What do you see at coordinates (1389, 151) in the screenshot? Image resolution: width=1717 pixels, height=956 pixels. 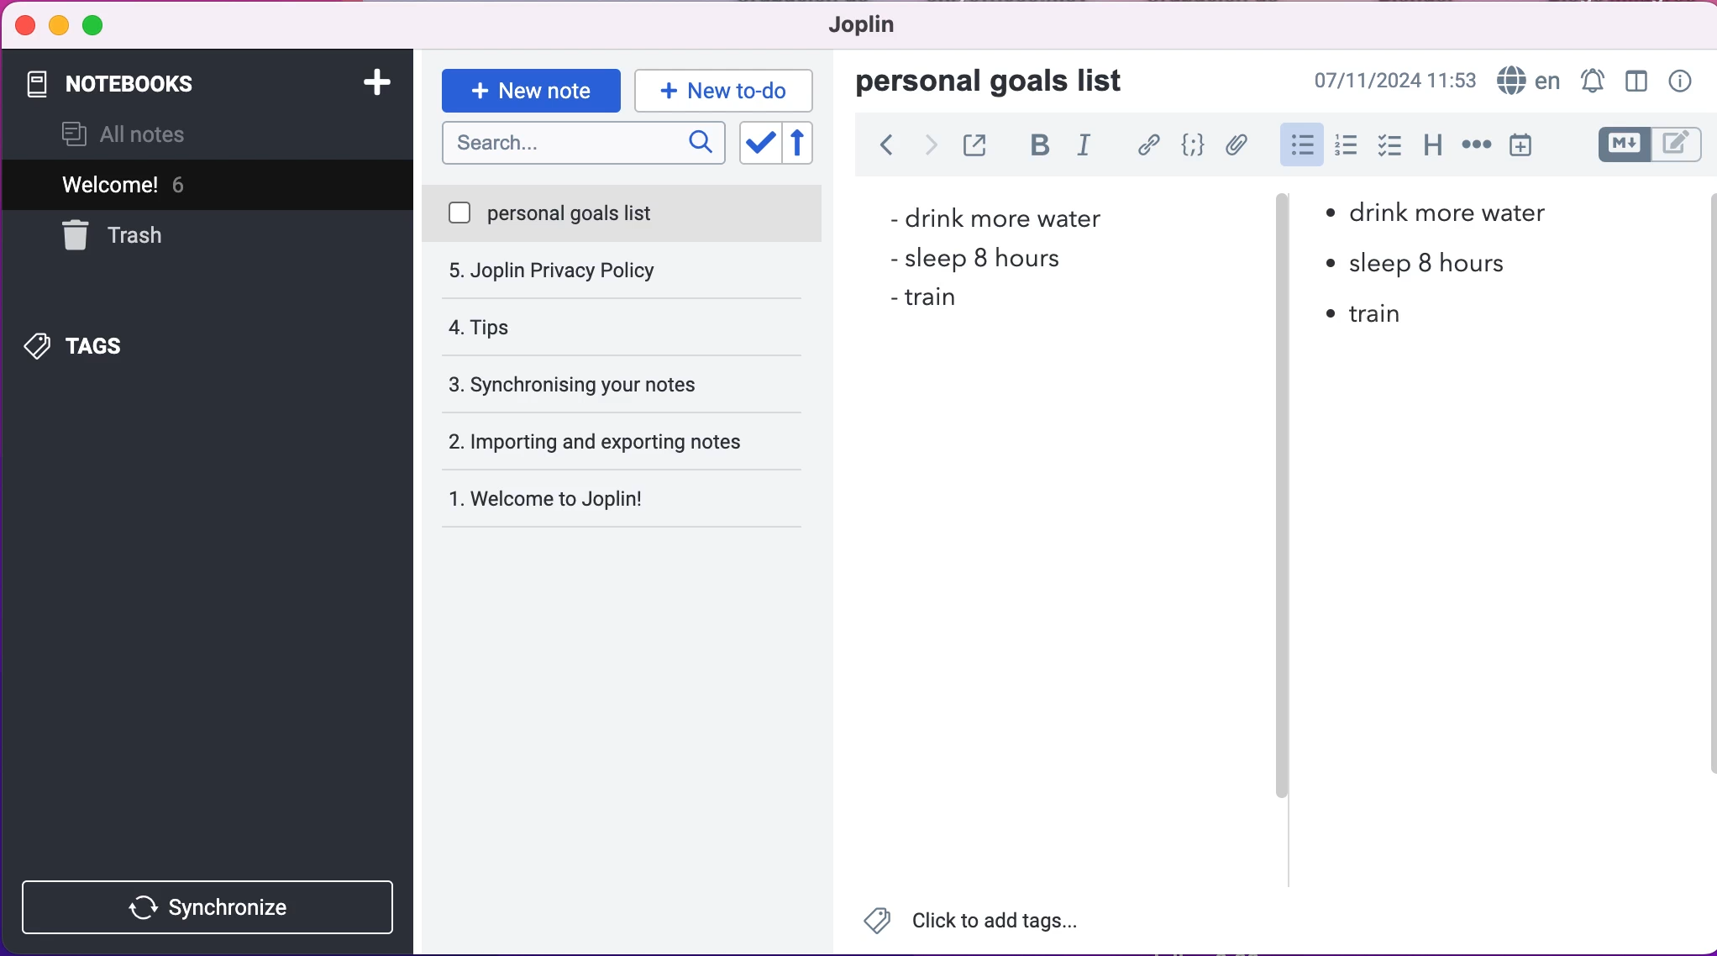 I see `check box` at bounding box center [1389, 151].